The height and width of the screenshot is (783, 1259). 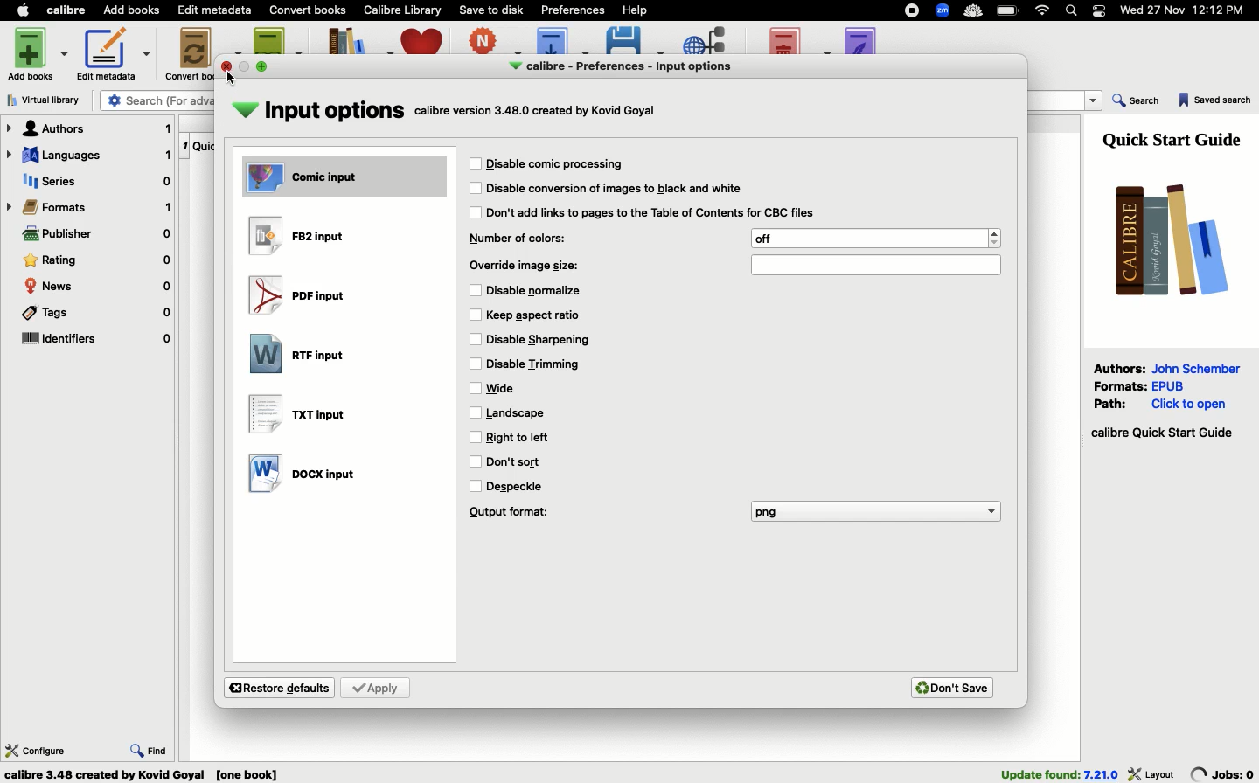 What do you see at coordinates (94, 183) in the screenshot?
I see `Series` at bounding box center [94, 183].